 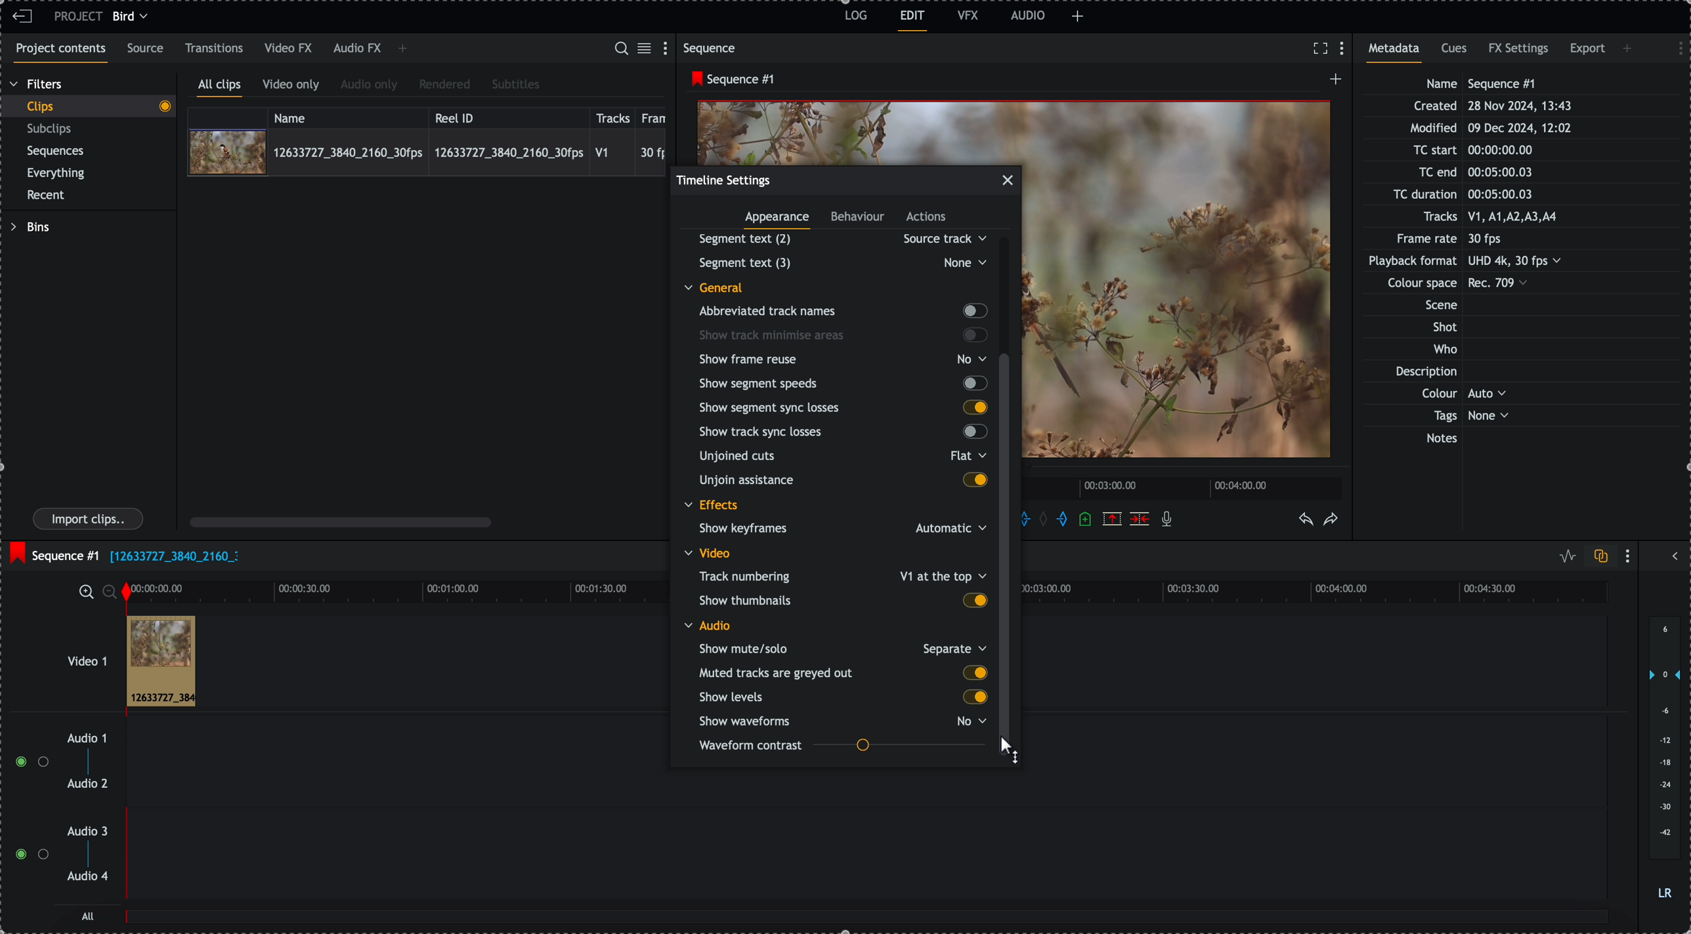 I want to click on leave, so click(x=22, y=17).